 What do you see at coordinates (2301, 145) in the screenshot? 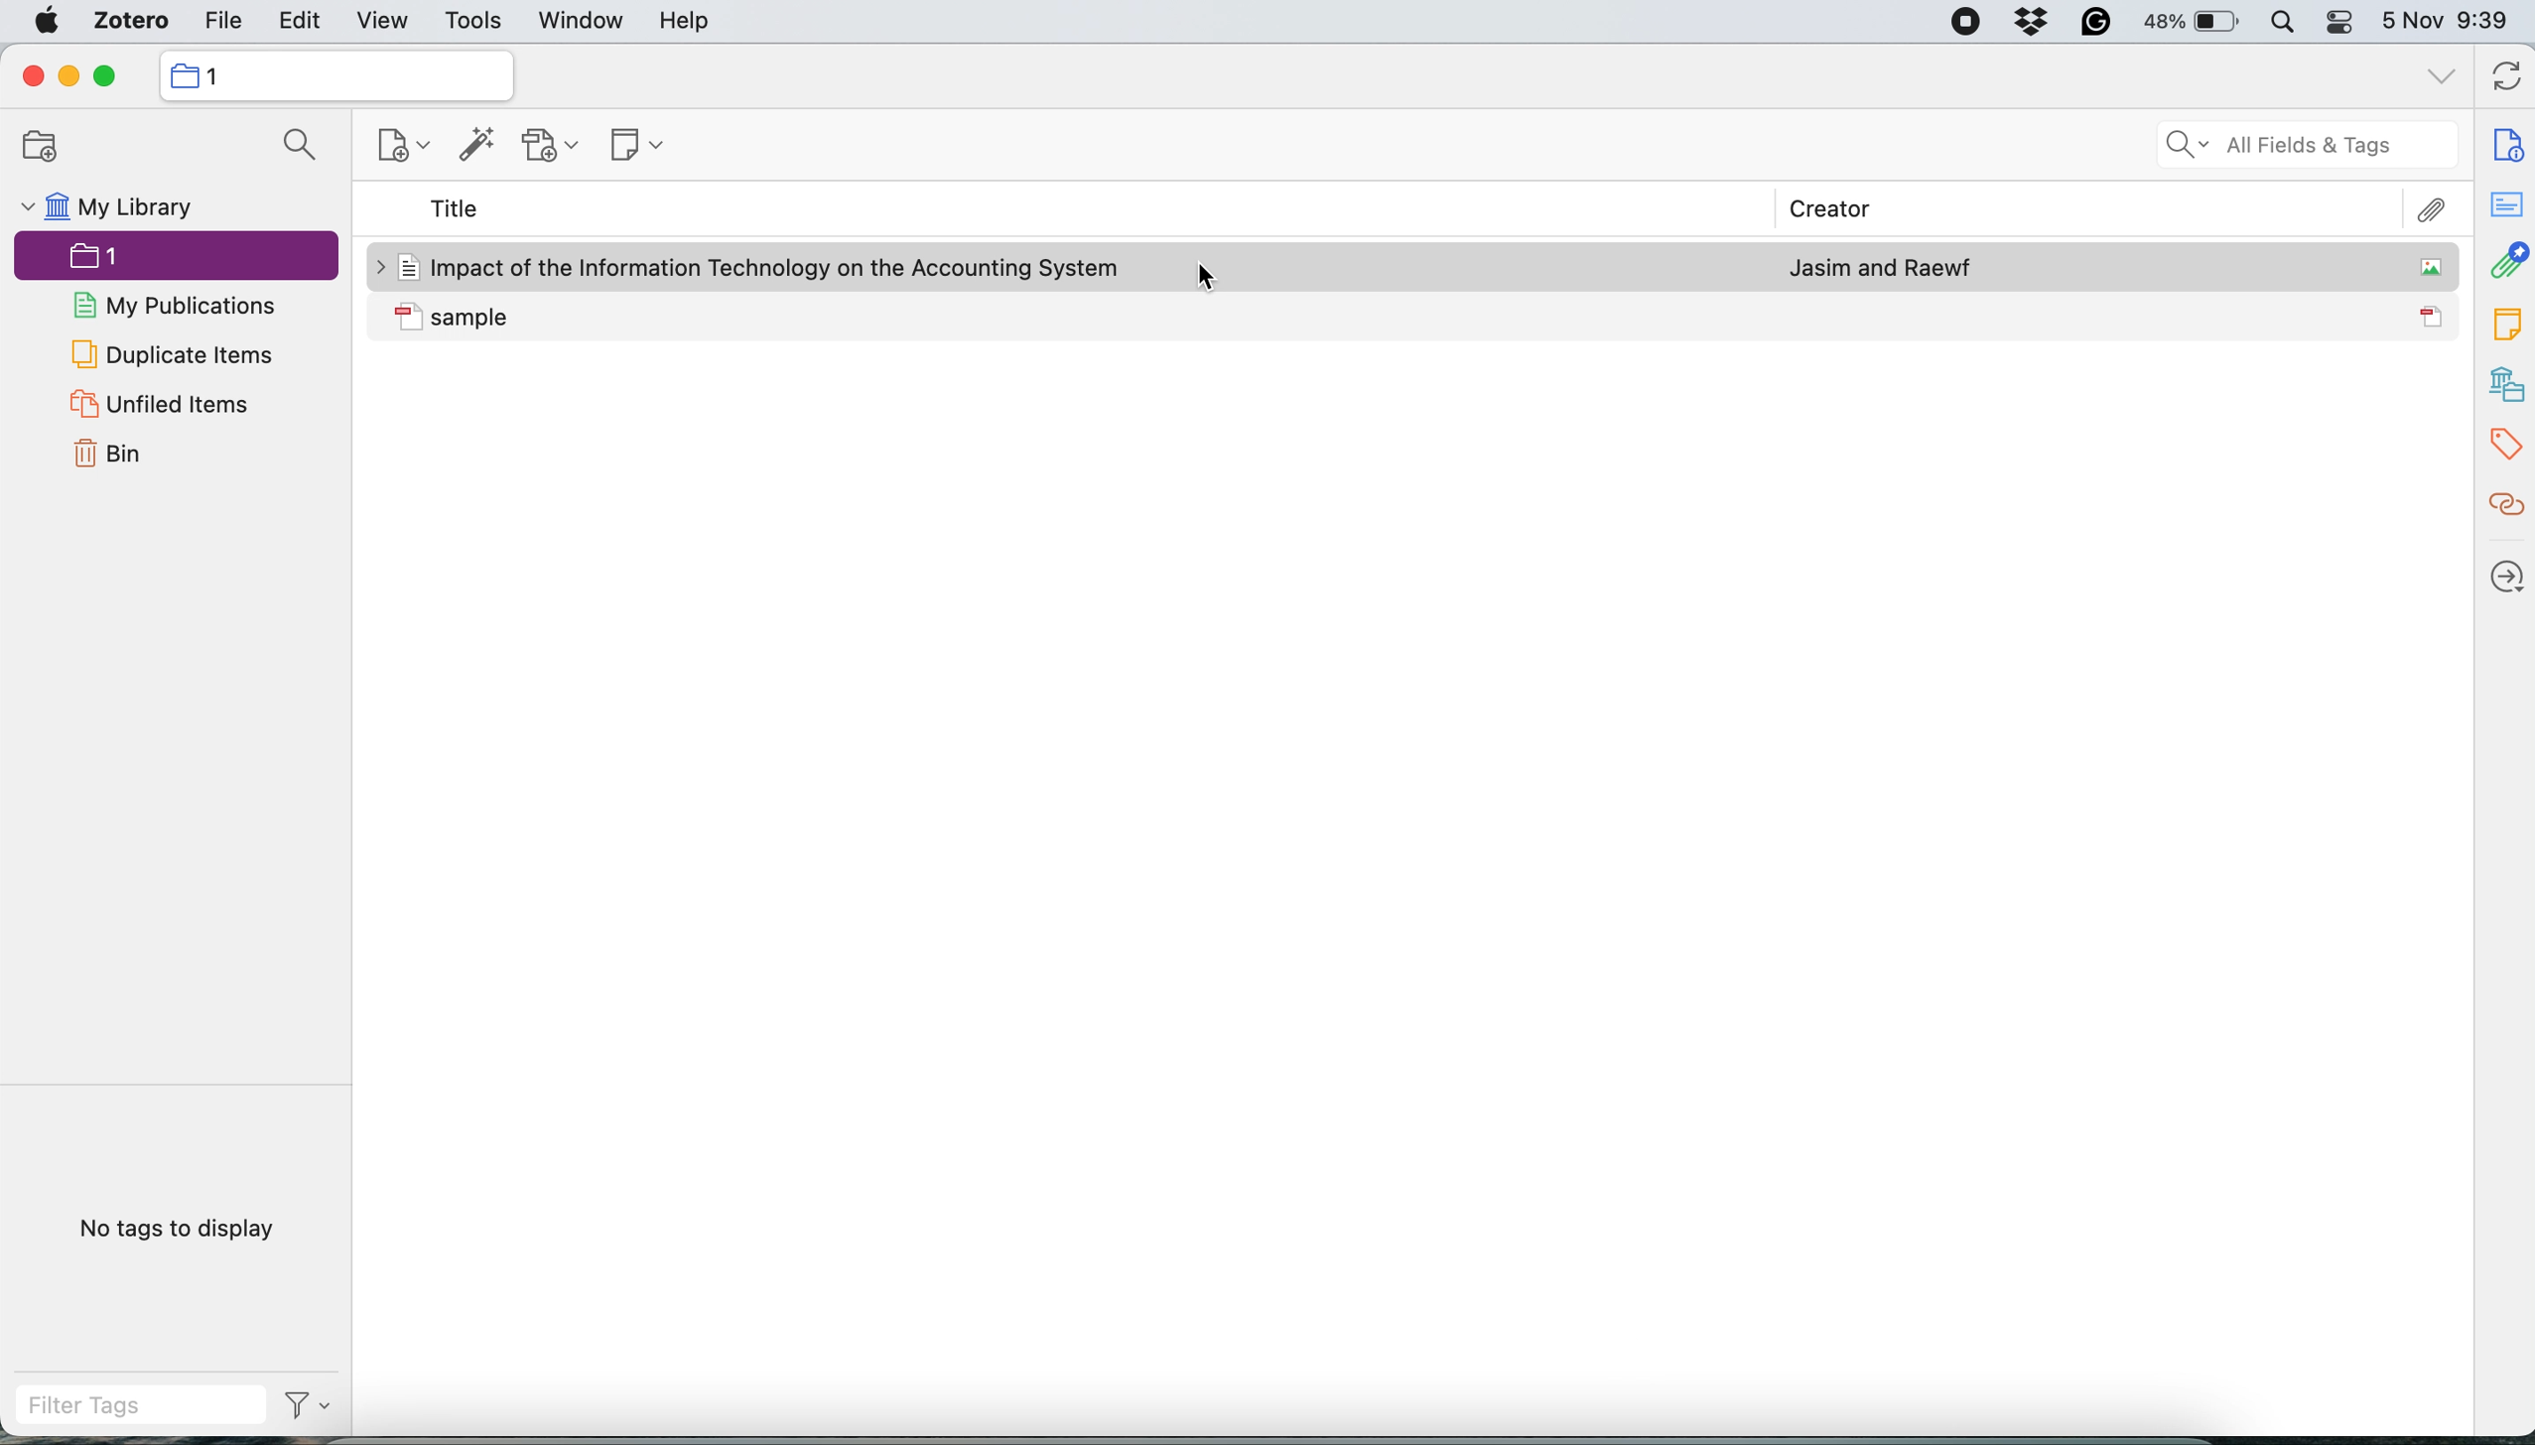
I see `all fields and tags` at bounding box center [2301, 145].